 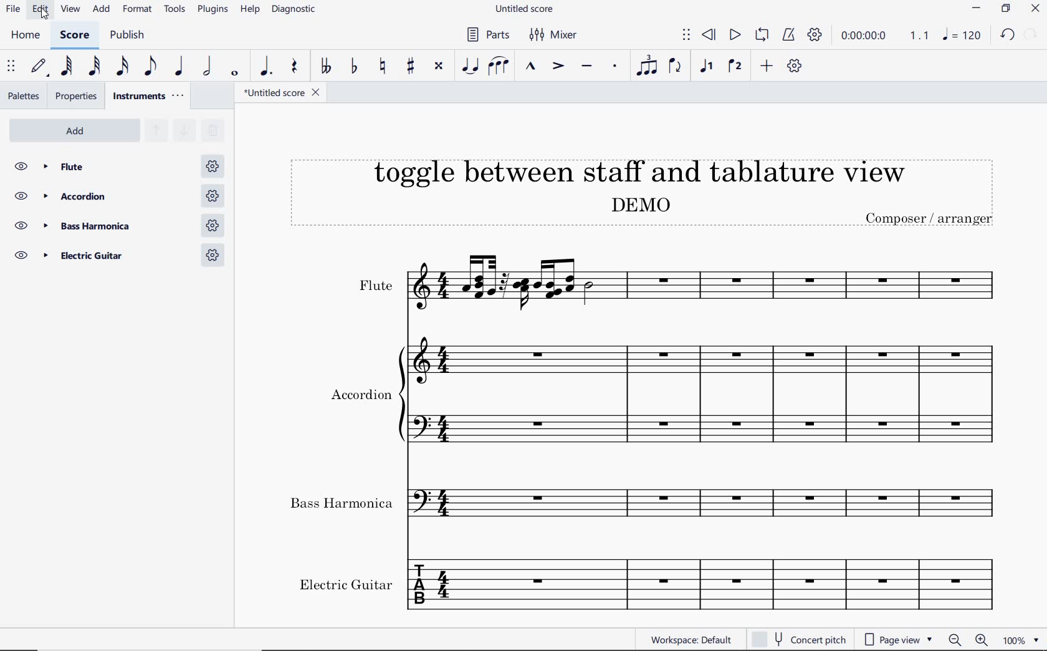 What do you see at coordinates (614, 67) in the screenshot?
I see `staccato` at bounding box center [614, 67].